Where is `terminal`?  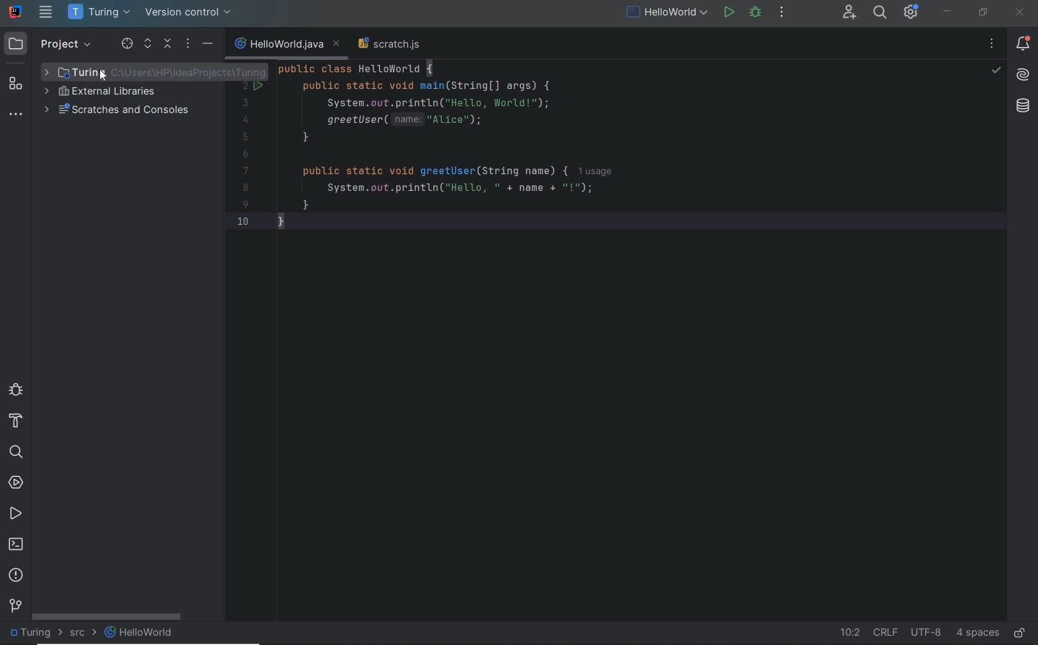
terminal is located at coordinates (16, 544).